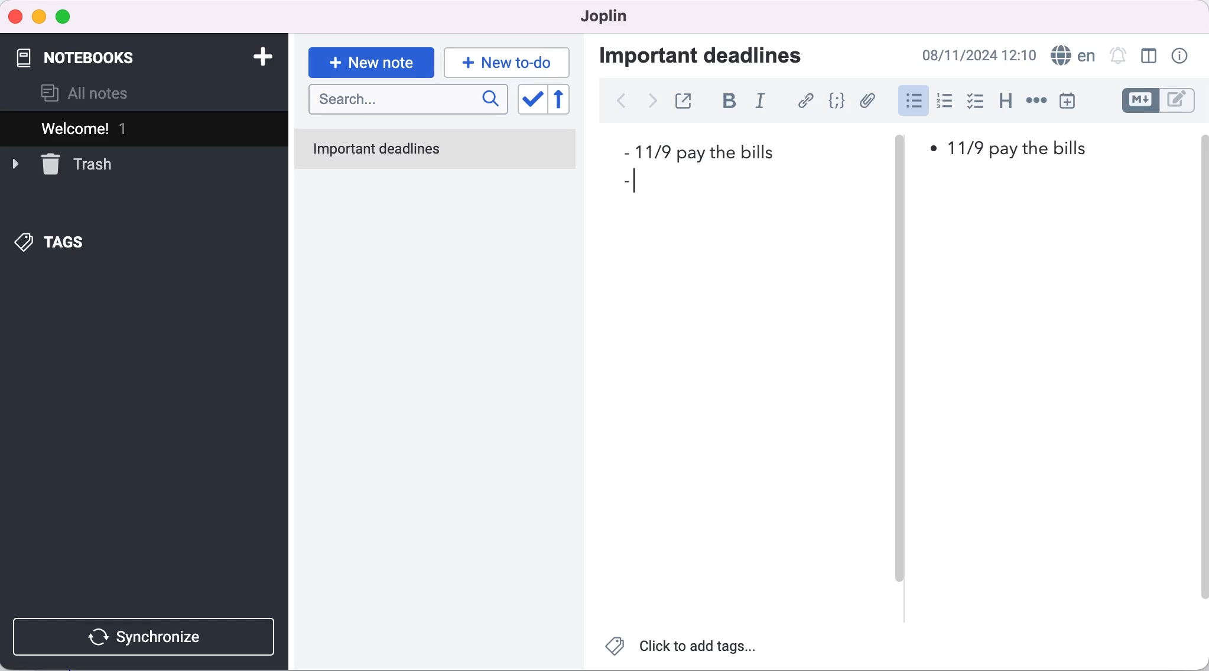 The image size is (1209, 671). What do you see at coordinates (1012, 149) in the screenshot?
I see `deadline 2` at bounding box center [1012, 149].